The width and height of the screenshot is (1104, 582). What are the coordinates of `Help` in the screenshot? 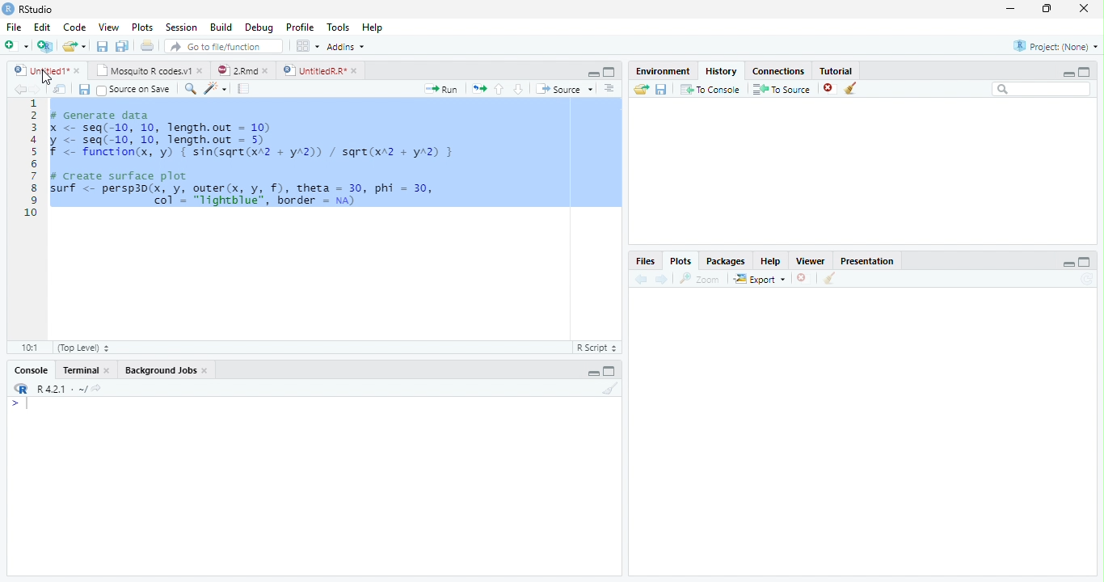 It's located at (372, 27).